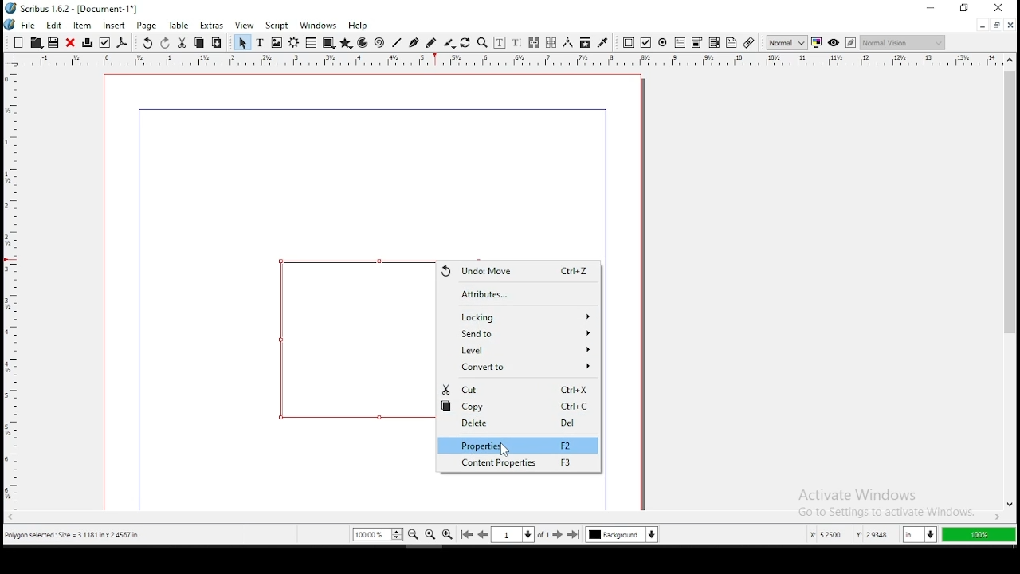  Describe the element at coordinates (146, 26) in the screenshot. I see `page` at that location.